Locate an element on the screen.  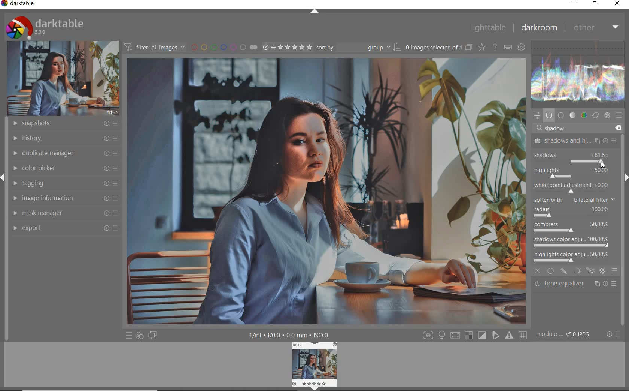
tagging is located at coordinates (64, 183).